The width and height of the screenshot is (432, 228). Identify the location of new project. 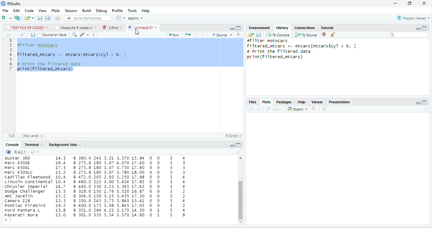
(17, 18).